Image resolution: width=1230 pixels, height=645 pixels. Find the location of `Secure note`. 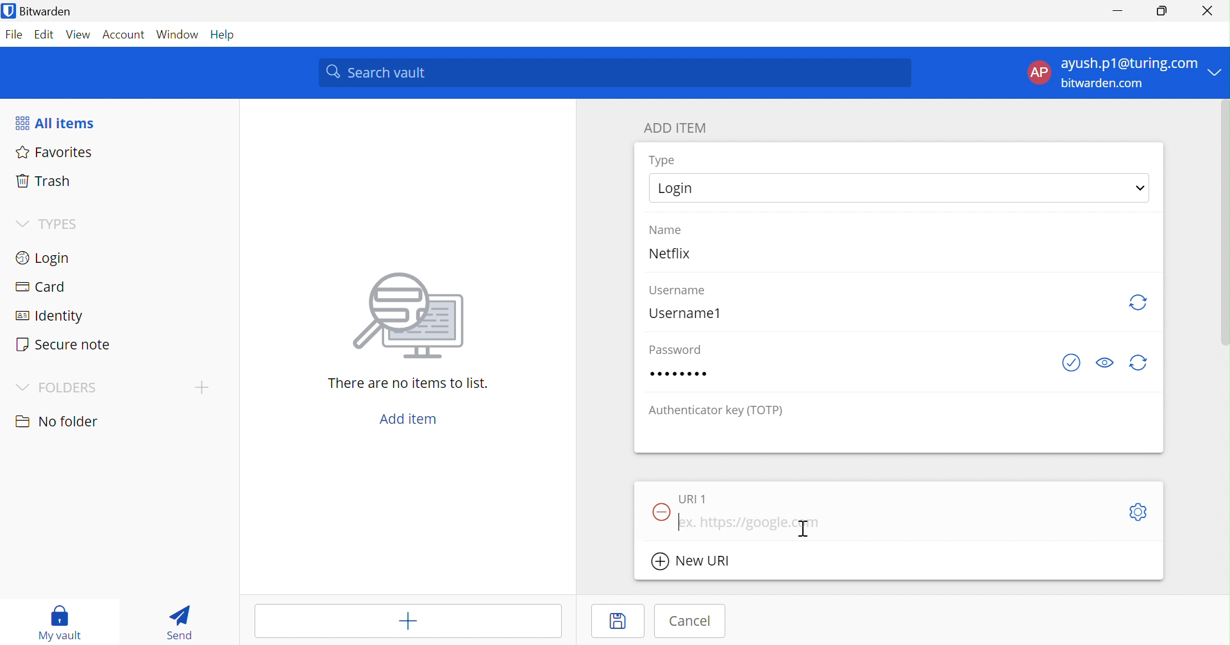

Secure note is located at coordinates (65, 343).